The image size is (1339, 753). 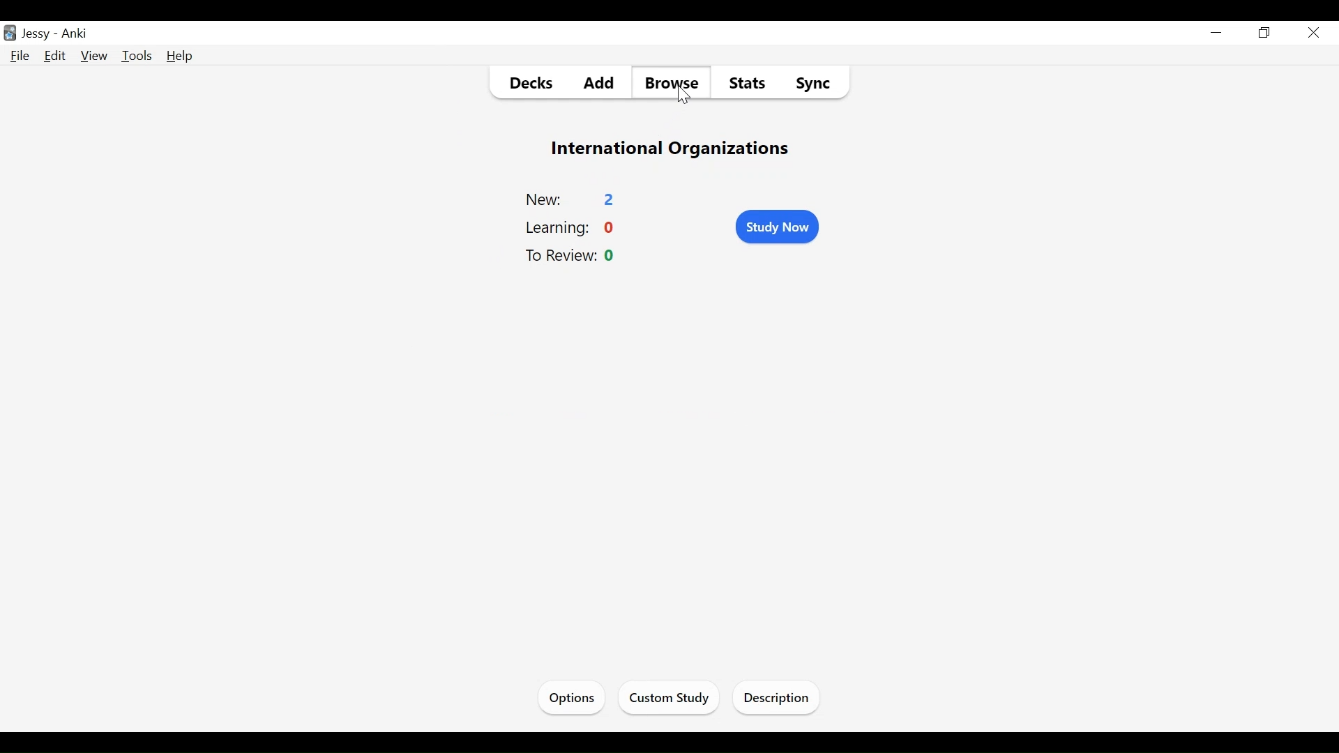 What do you see at coordinates (746, 85) in the screenshot?
I see `Stats` at bounding box center [746, 85].